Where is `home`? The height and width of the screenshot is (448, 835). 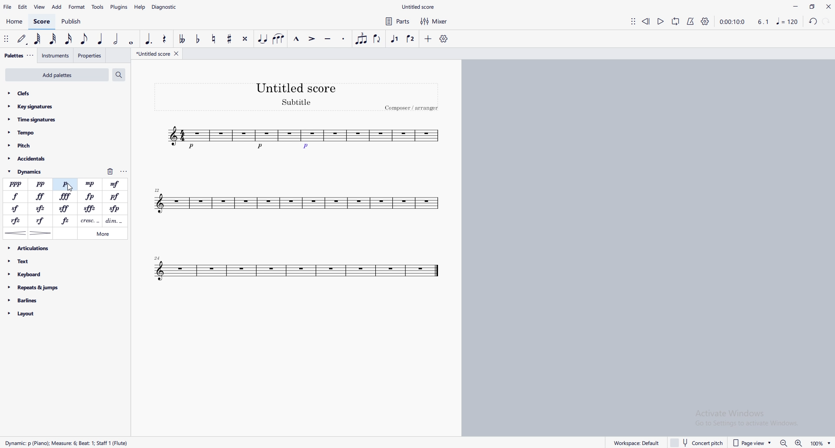 home is located at coordinates (15, 21).